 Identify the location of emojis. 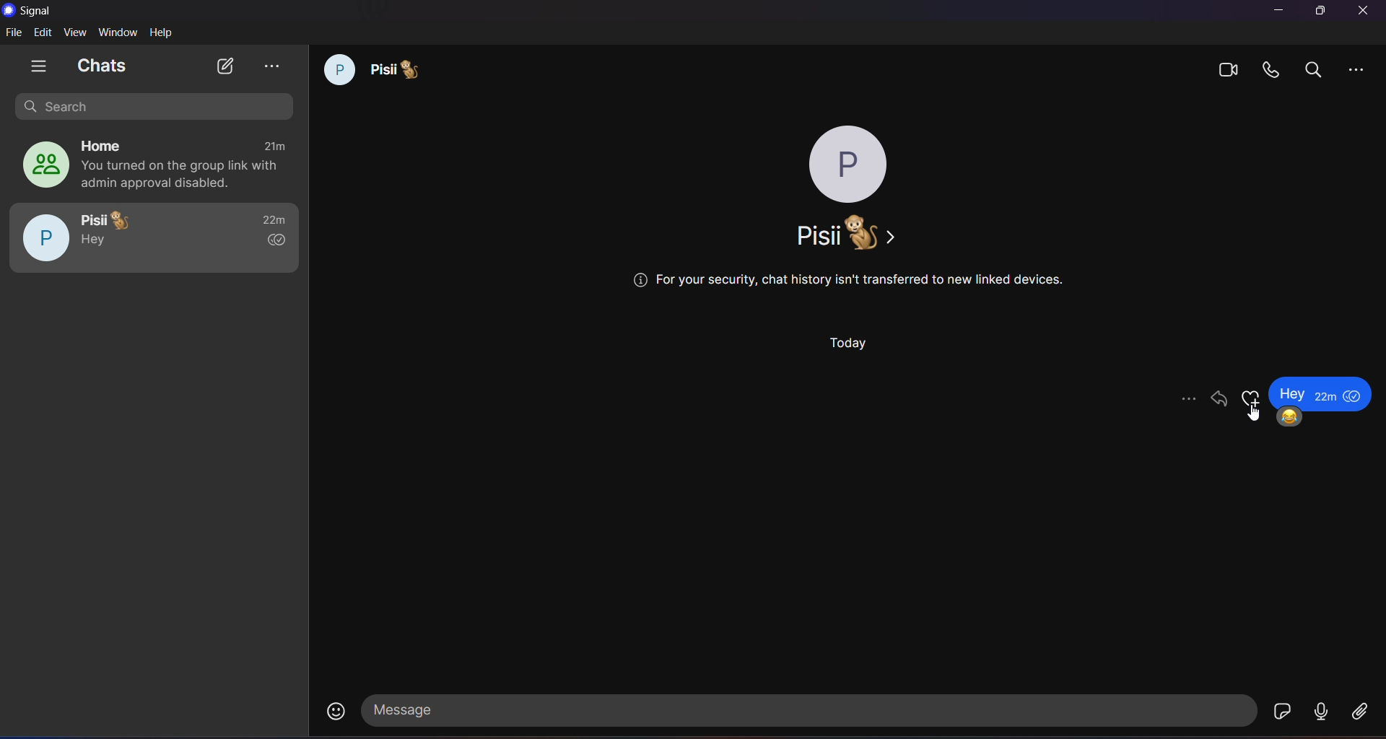
(339, 712).